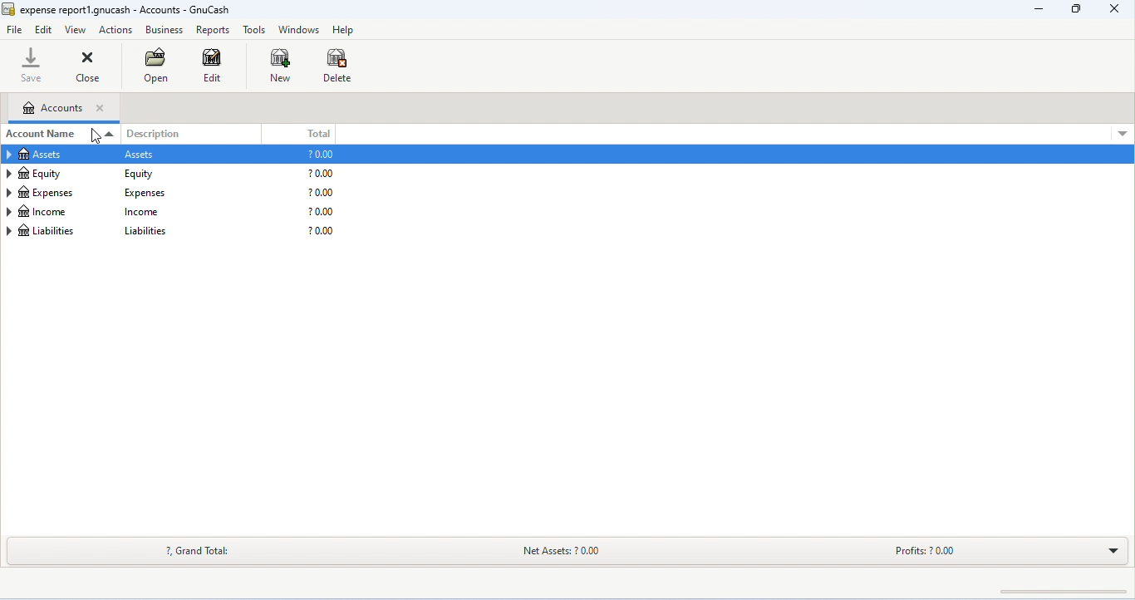  I want to click on open, so click(158, 66).